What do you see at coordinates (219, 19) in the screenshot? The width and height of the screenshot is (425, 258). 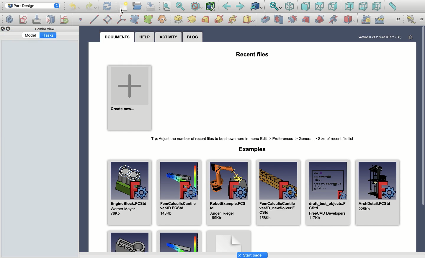 I see `Additive pipe` at bounding box center [219, 19].